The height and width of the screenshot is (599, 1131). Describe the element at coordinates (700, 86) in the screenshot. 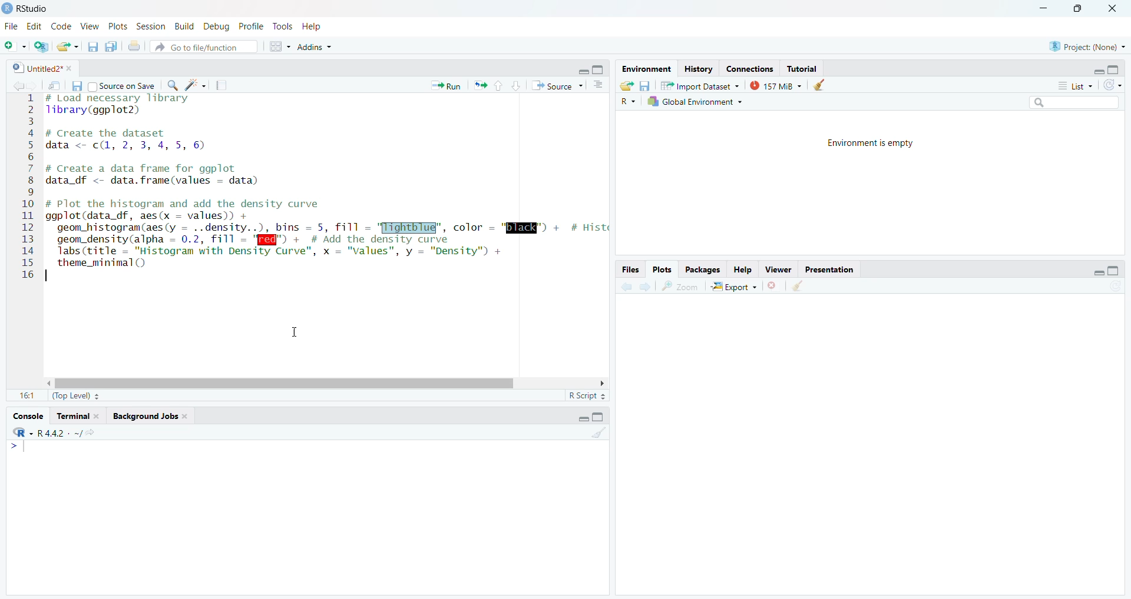

I see `Import Dataset` at that location.